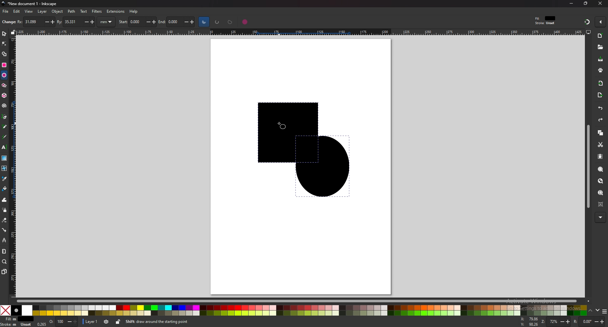  What do you see at coordinates (57, 11) in the screenshot?
I see `object` at bounding box center [57, 11].